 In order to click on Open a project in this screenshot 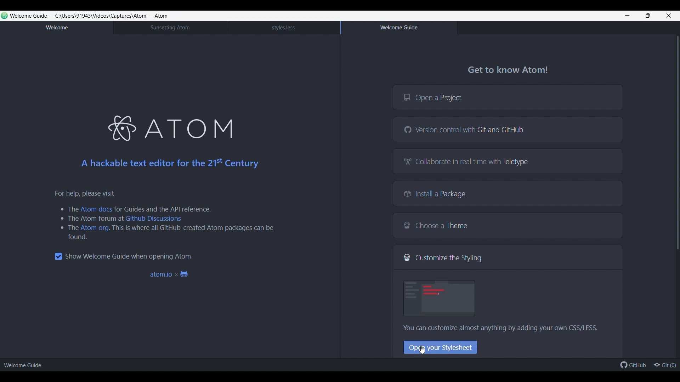, I will do `click(508, 97)`.